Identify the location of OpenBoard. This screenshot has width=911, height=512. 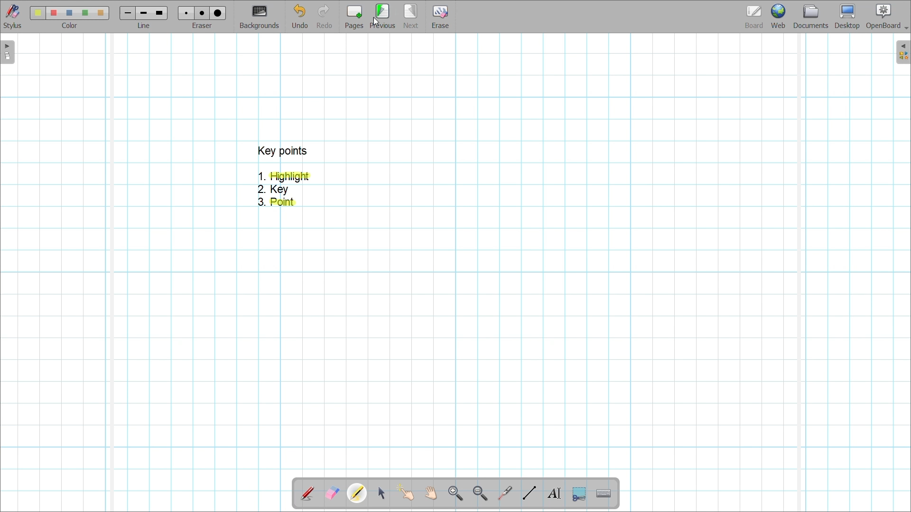
(887, 17).